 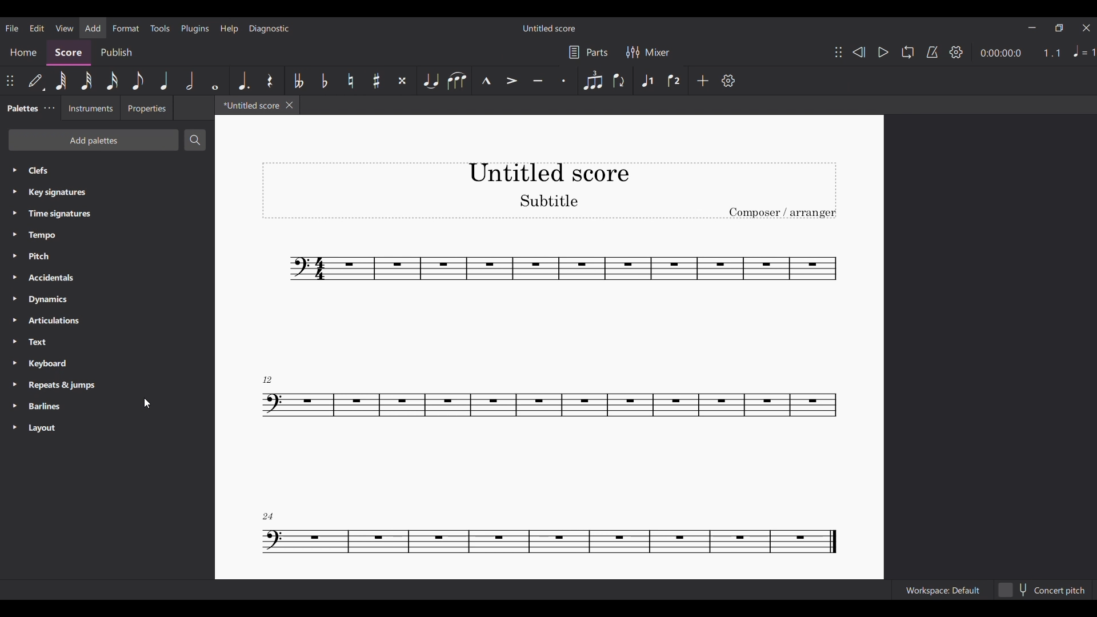 What do you see at coordinates (351, 78) in the screenshot?
I see `b` at bounding box center [351, 78].